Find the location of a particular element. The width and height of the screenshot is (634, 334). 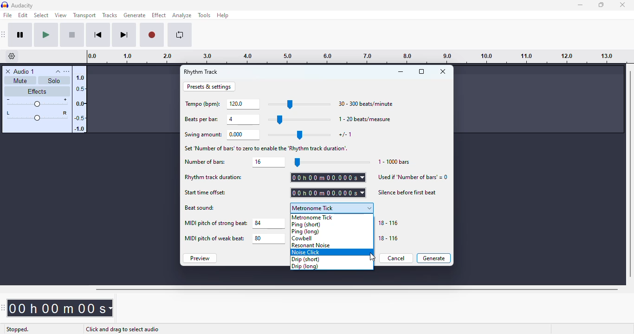

slider is located at coordinates (330, 162).